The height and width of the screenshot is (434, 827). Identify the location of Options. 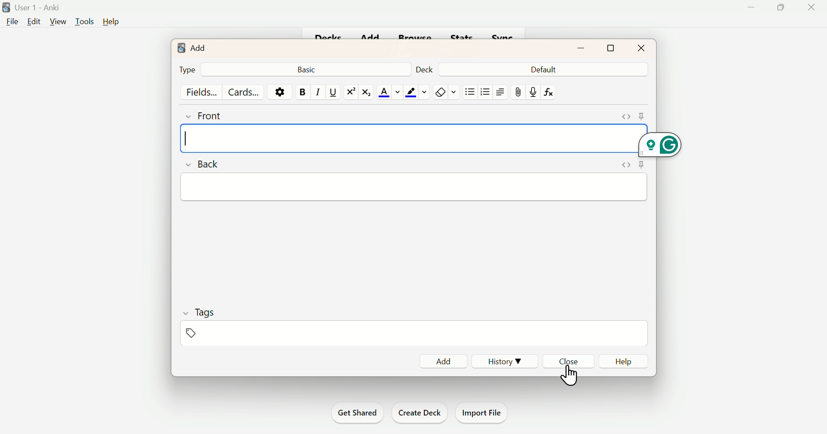
(278, 92).